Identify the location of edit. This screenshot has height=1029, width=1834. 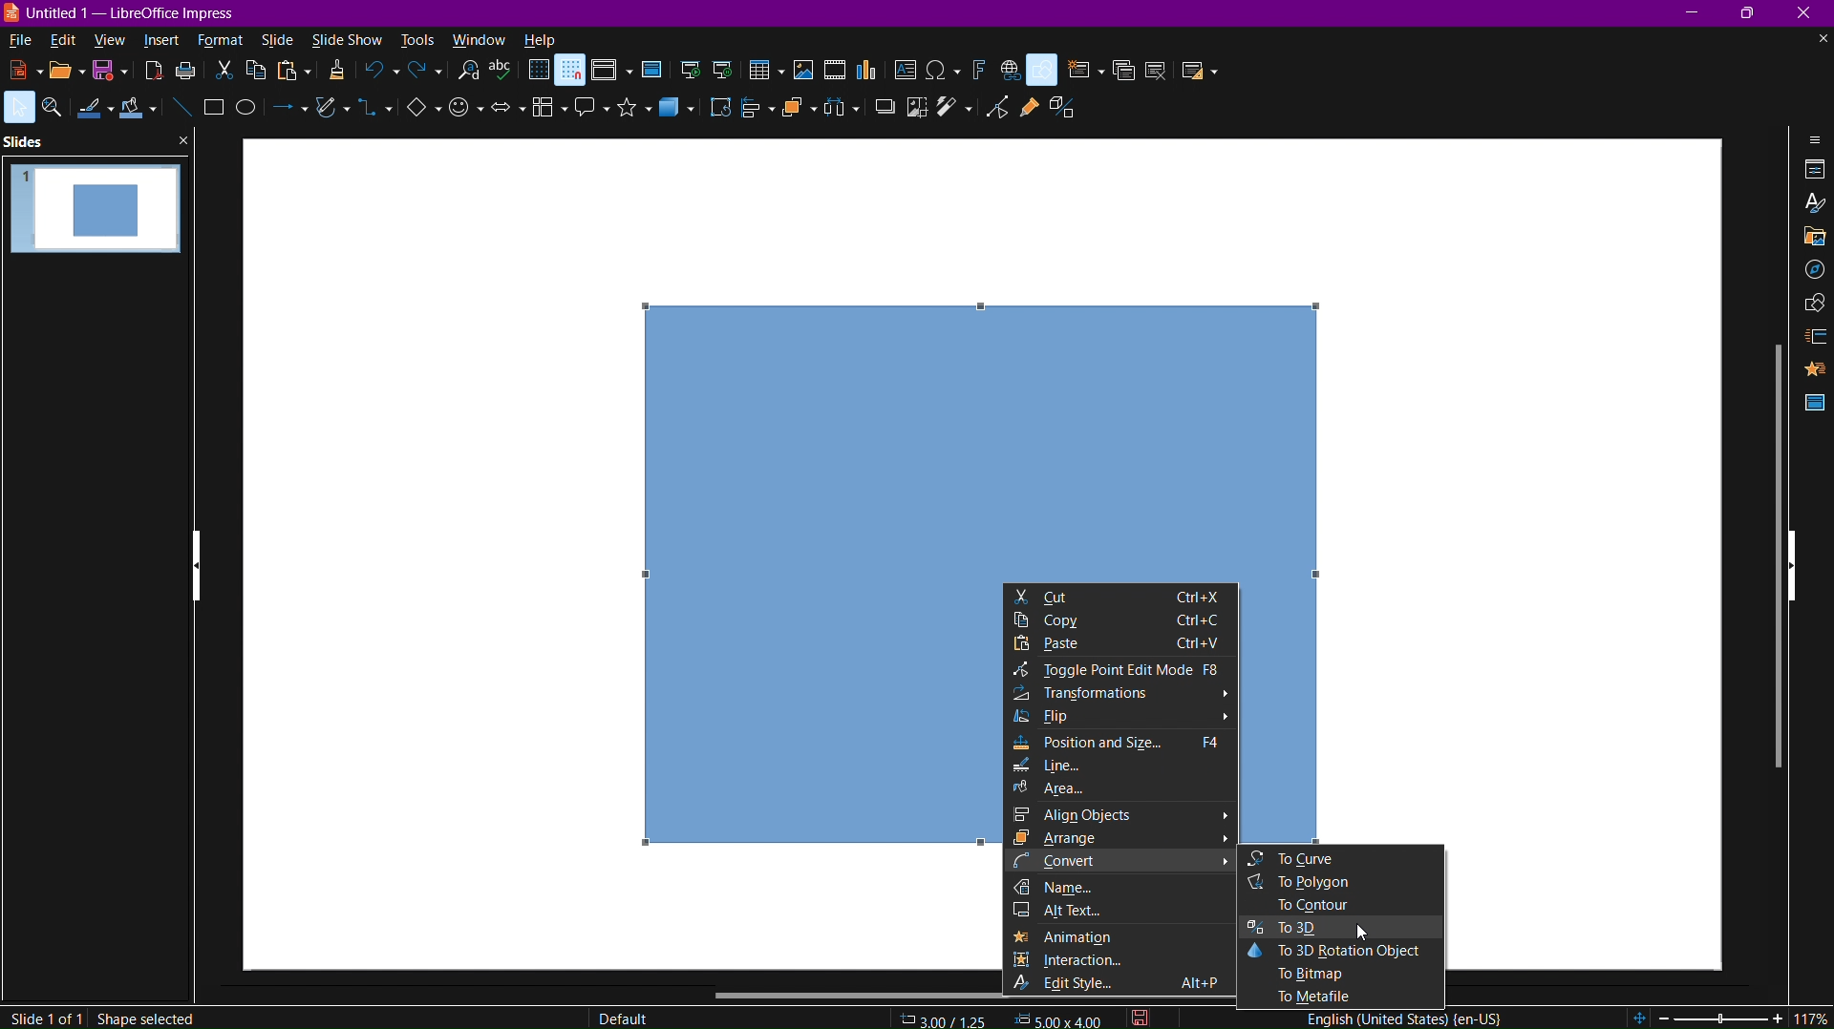
(62, 40).